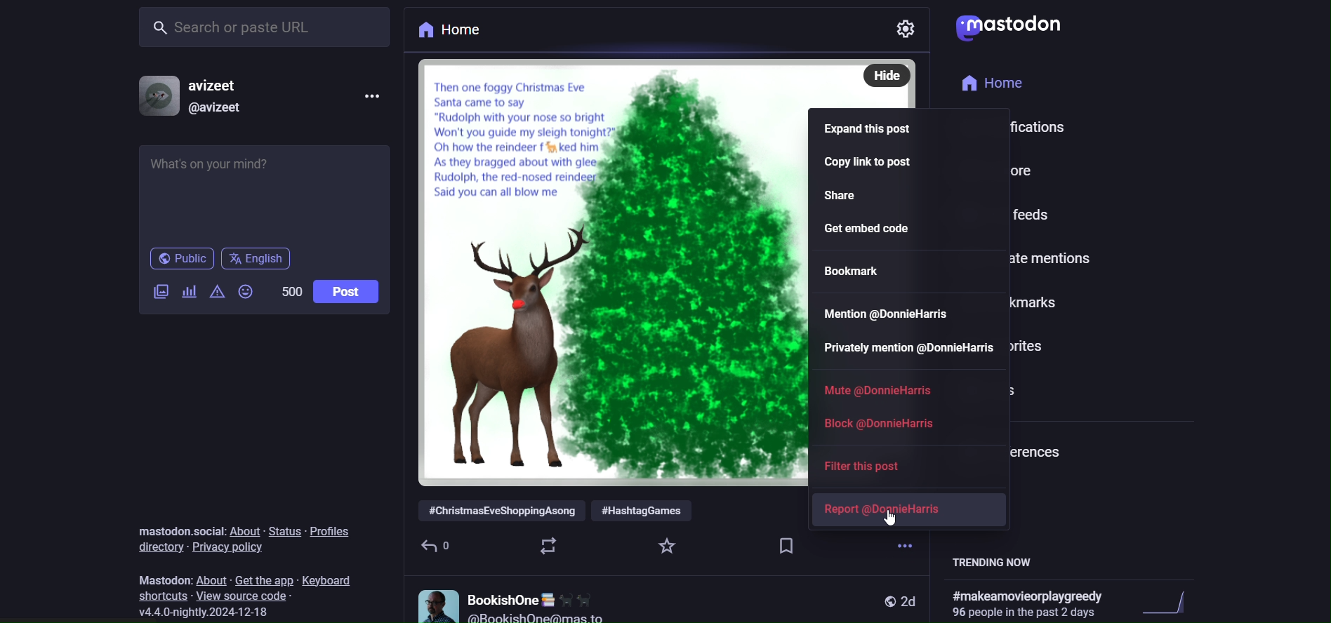  Describe the element at coordinates (333, 530) in the screenshot. I see `profiles` at that location.